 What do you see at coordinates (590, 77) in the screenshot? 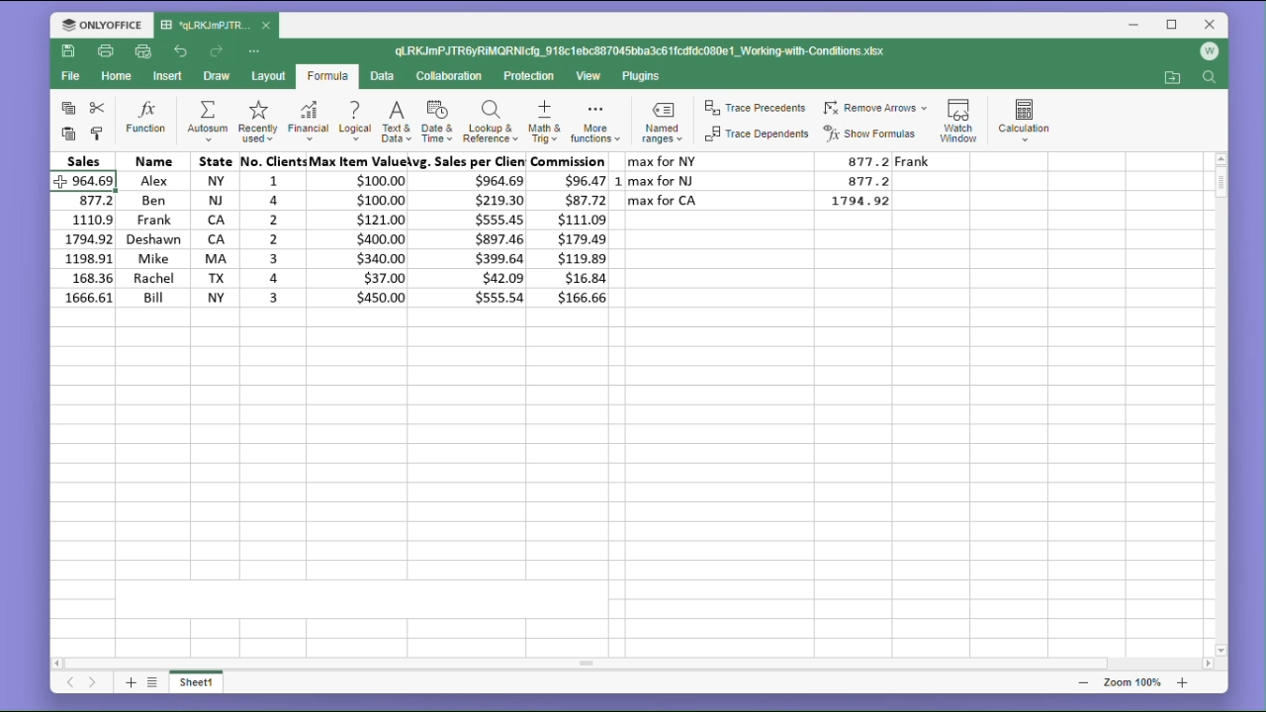
I see `view` at bounding box center [590, 77].